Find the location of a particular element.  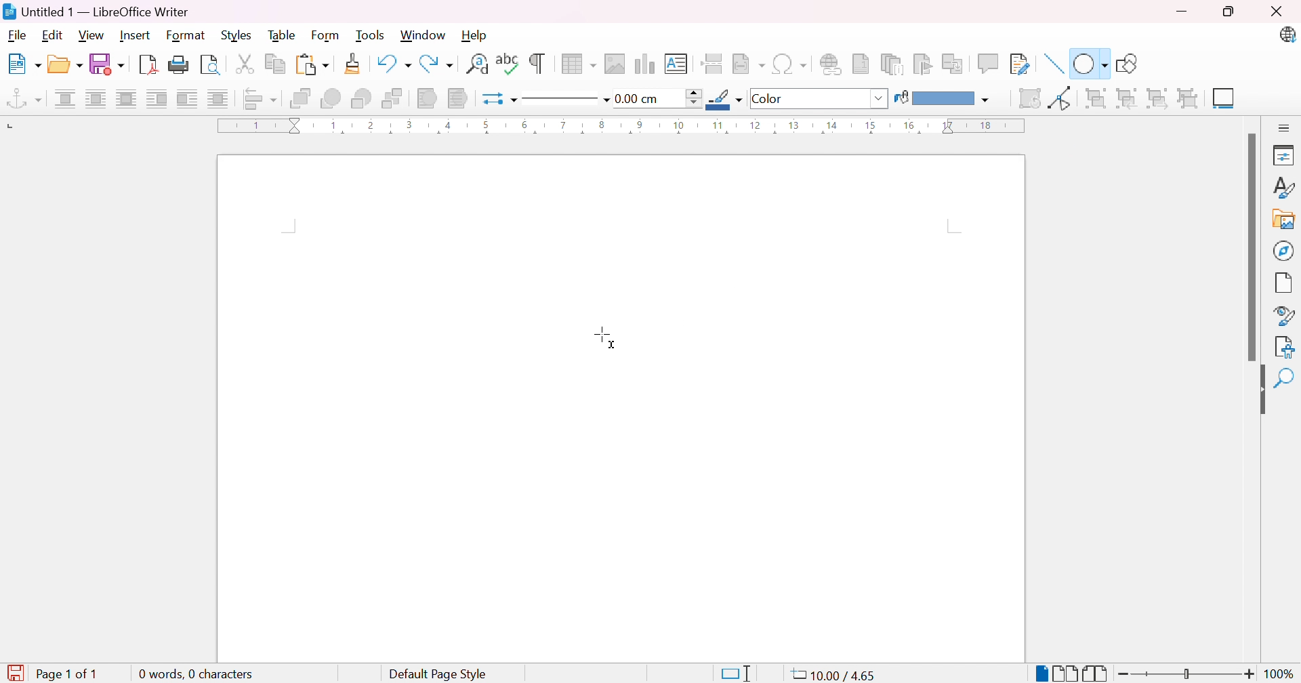

Insert line is located at coordinates (1055, 64).